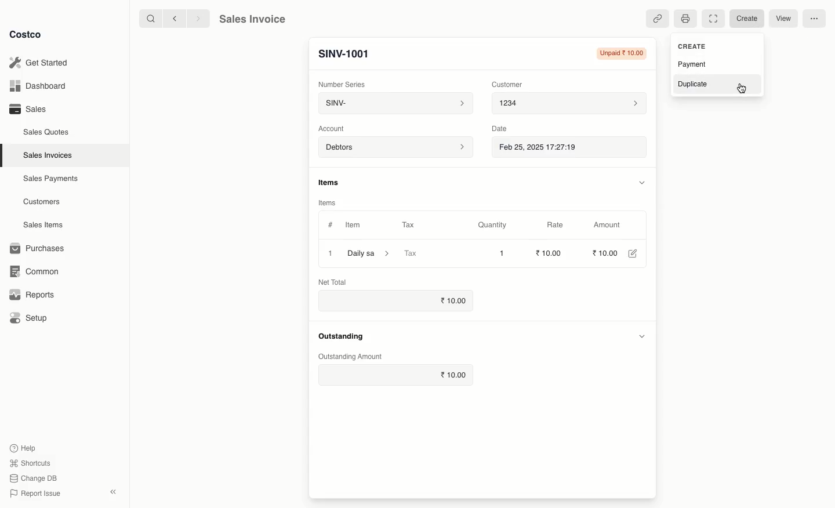  I want to click on 10.00, so click(604, 253).